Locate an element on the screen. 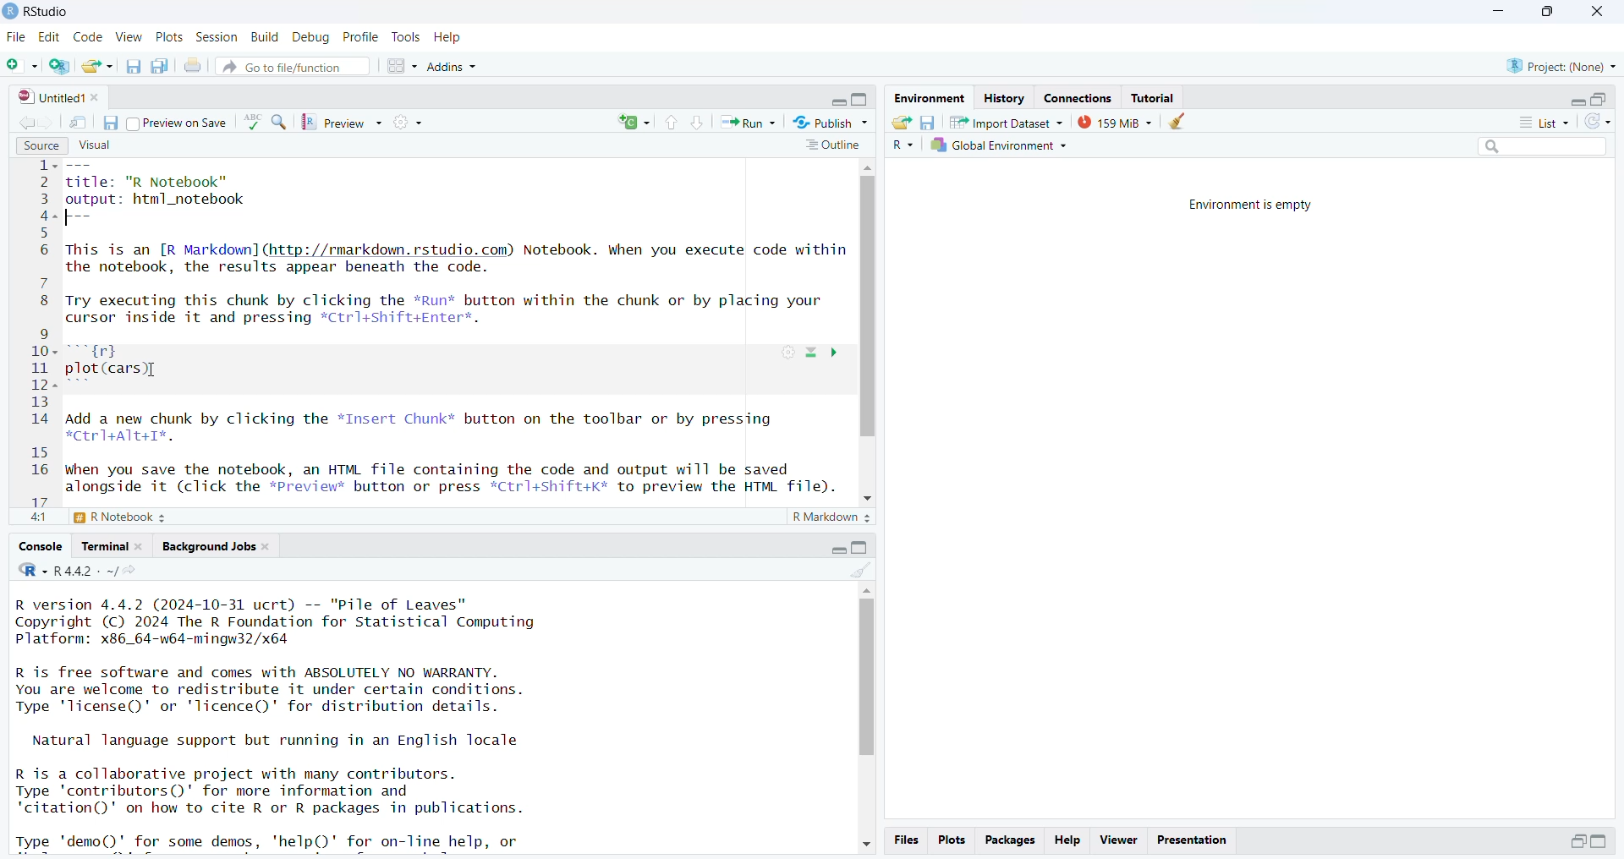  Addins is located at coordinates (453, 68).